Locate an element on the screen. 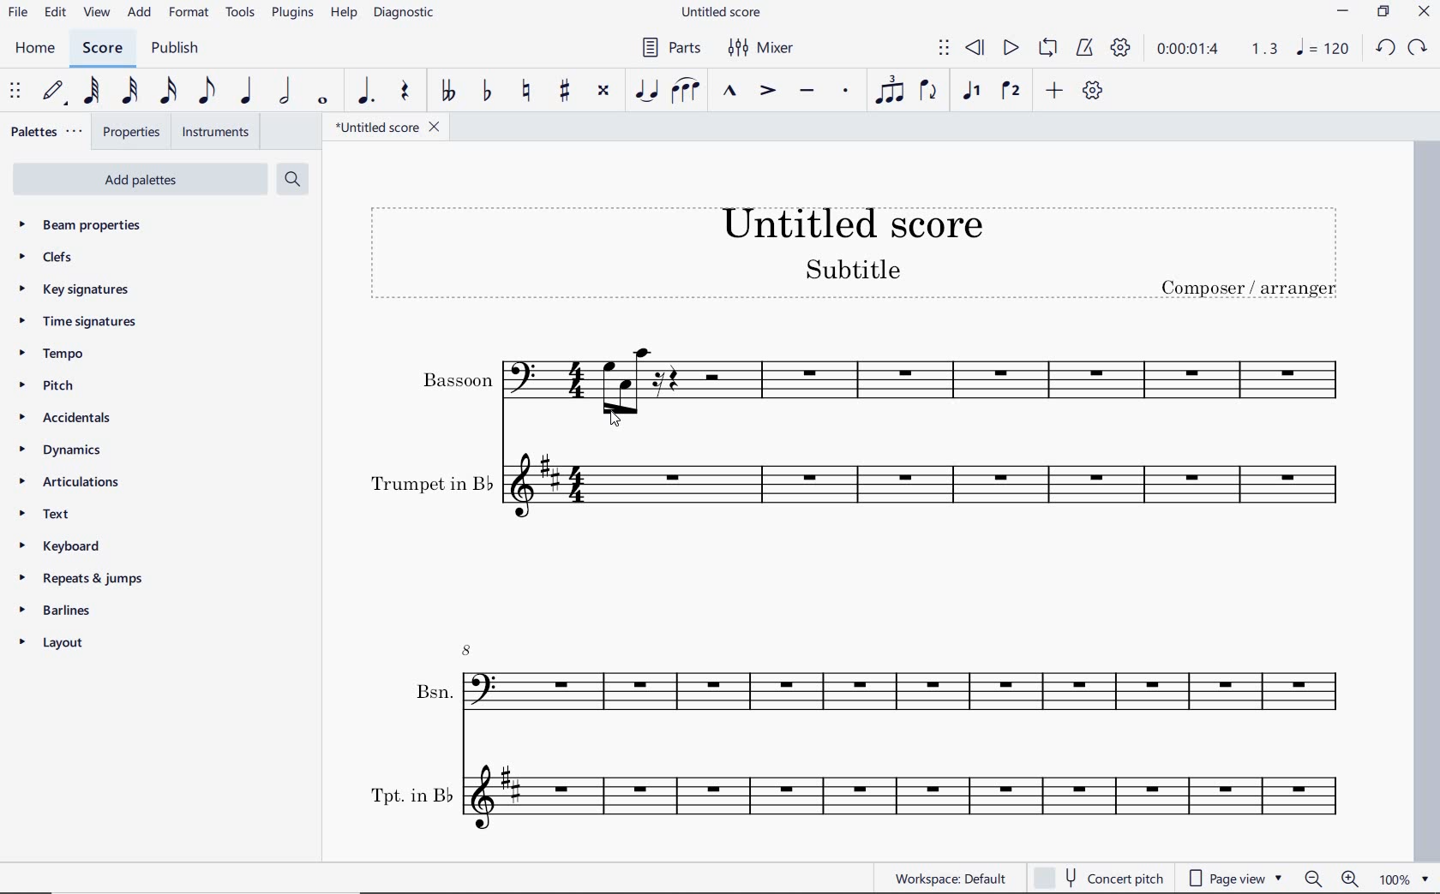 Image resolution: width=1440 pixels, height=894 pixels. default (step time) is located at coordinates (56, 91).